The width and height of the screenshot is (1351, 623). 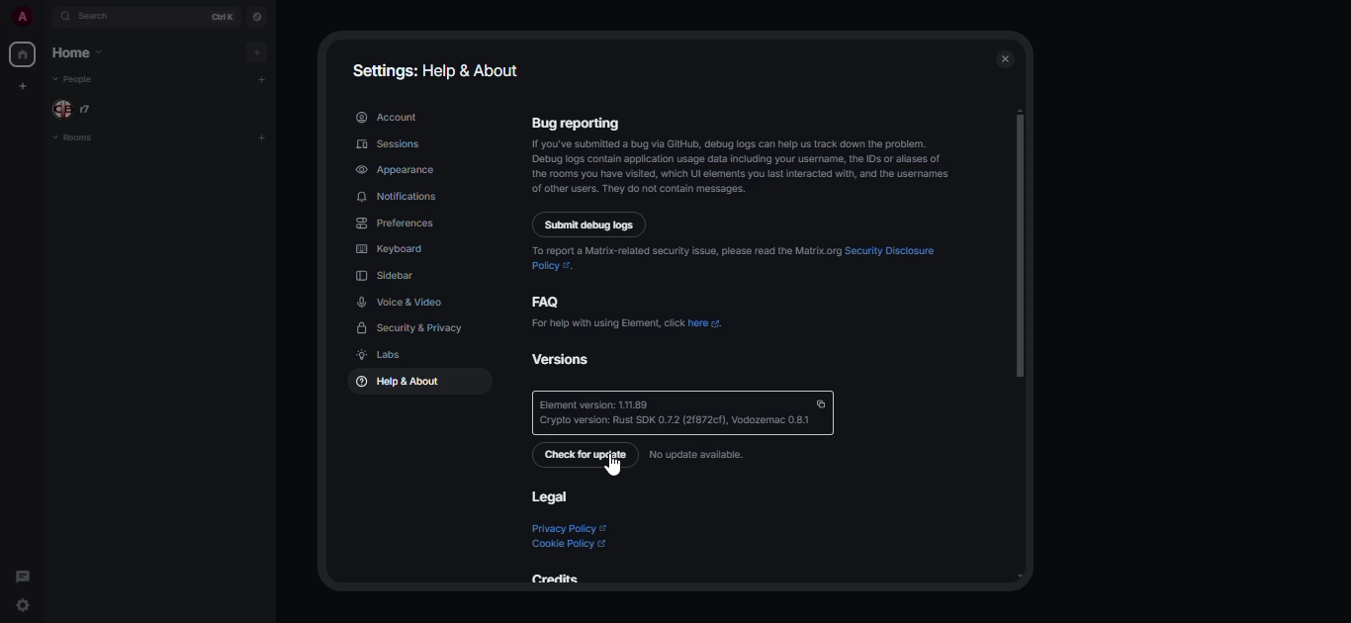 What do you see at coordinates (398, 169) in the screenshot?
I see `appearance` at bounding box center [398, 169].